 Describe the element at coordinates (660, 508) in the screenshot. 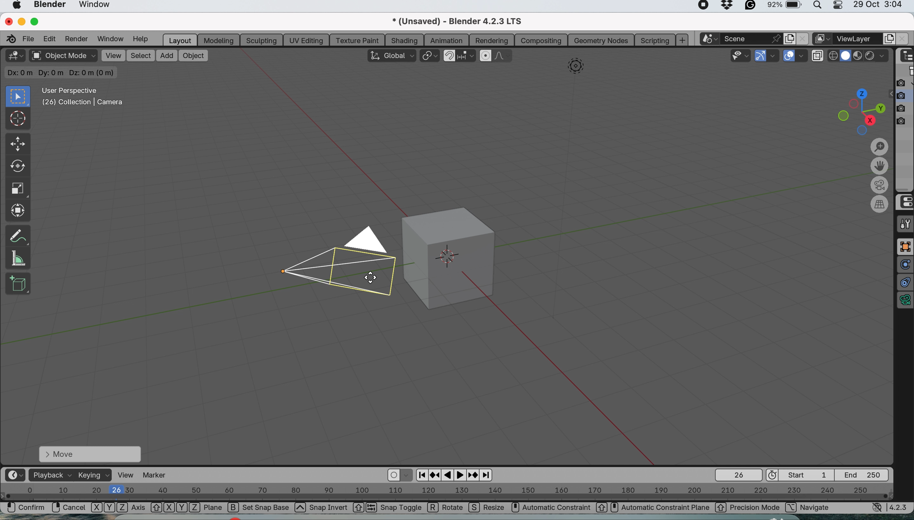

I see `Automatic constraint Plane` at that location.